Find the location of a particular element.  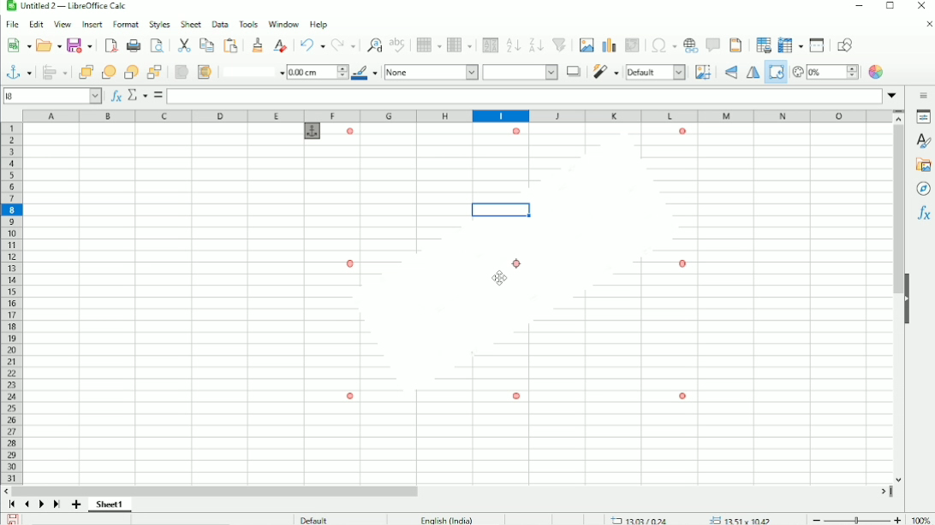

Save is located at coordinates (80, 45).